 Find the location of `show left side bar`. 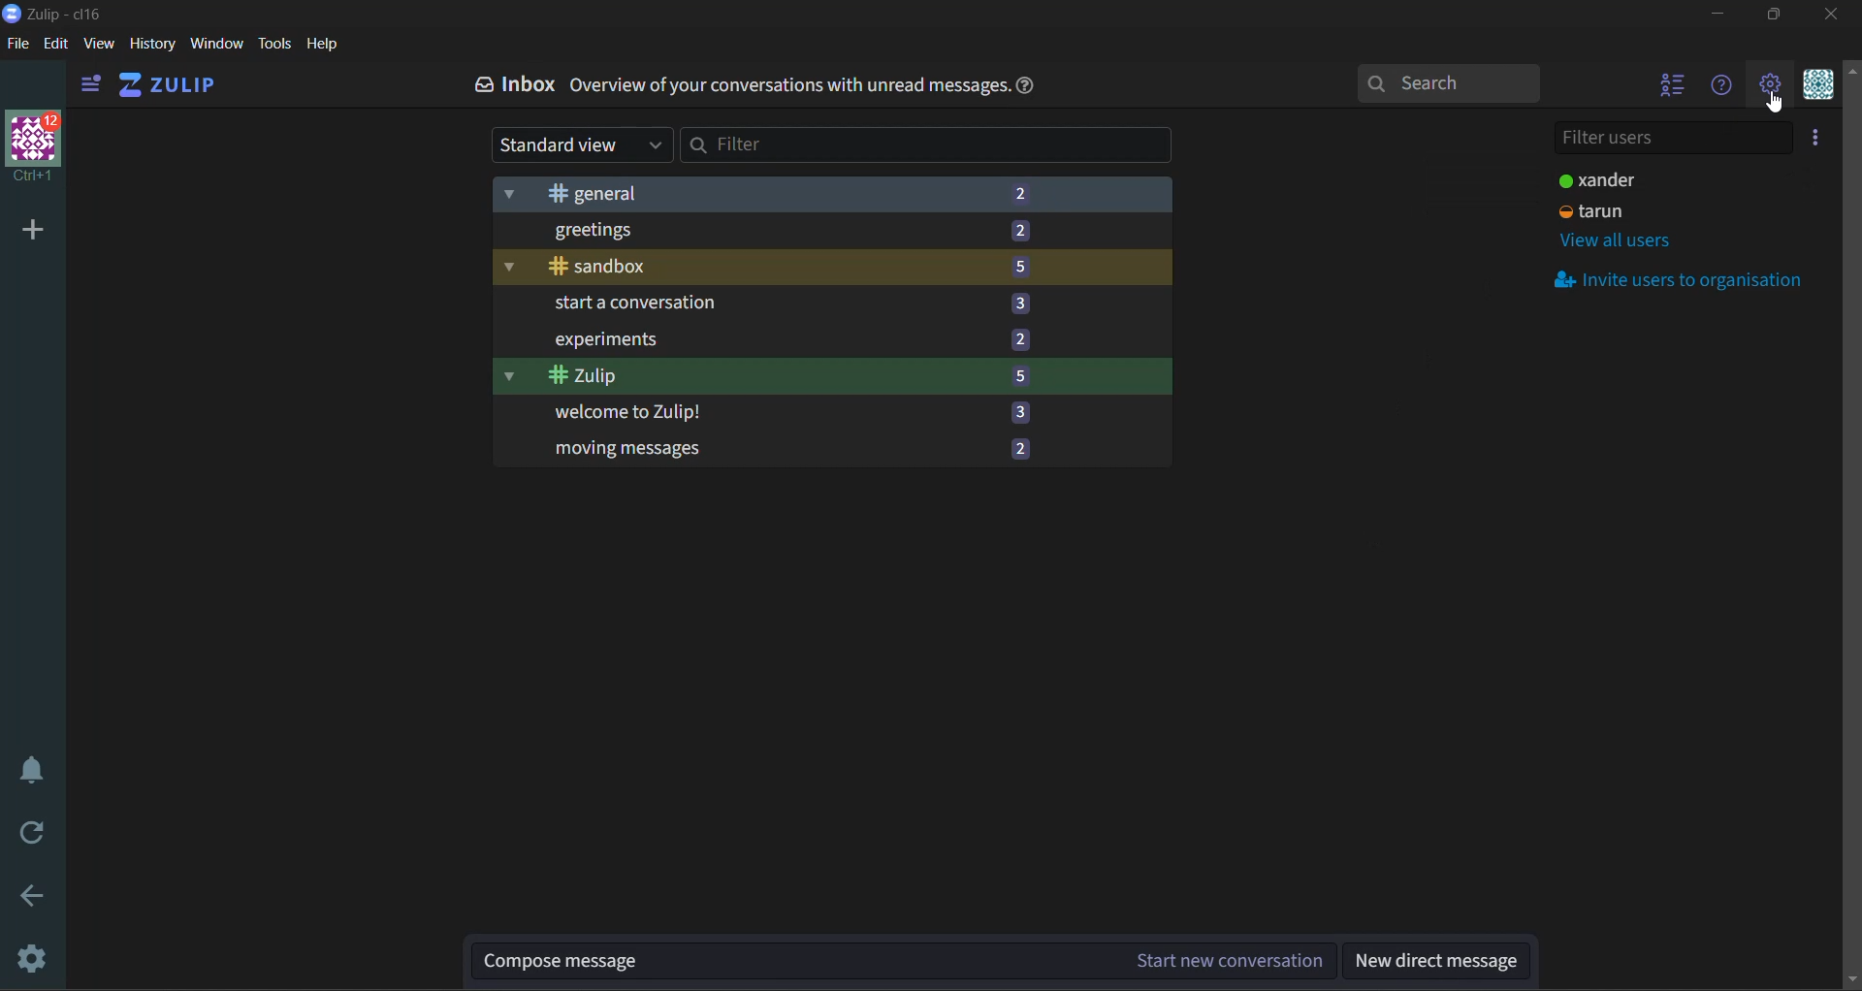

show left side bar is located at coordinates (90, 84).